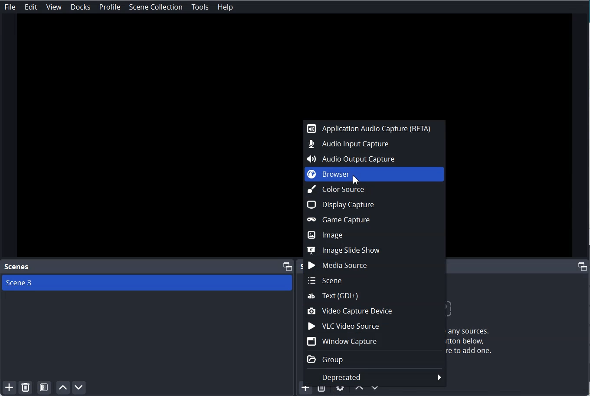 The width and height of the screenshot is (590, 396). Describe the element at coordinates (26, 388) in the screenshot. I see `Remove selected Scene` at that location.